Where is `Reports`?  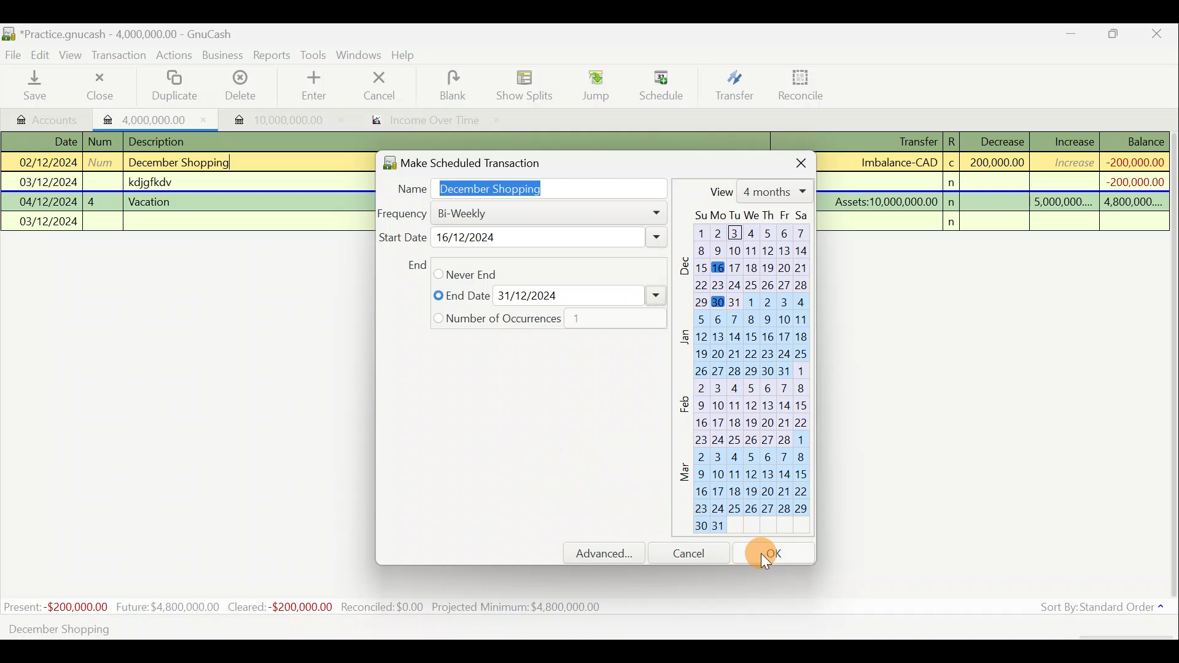 Reports is located at coordinates (272, 55).